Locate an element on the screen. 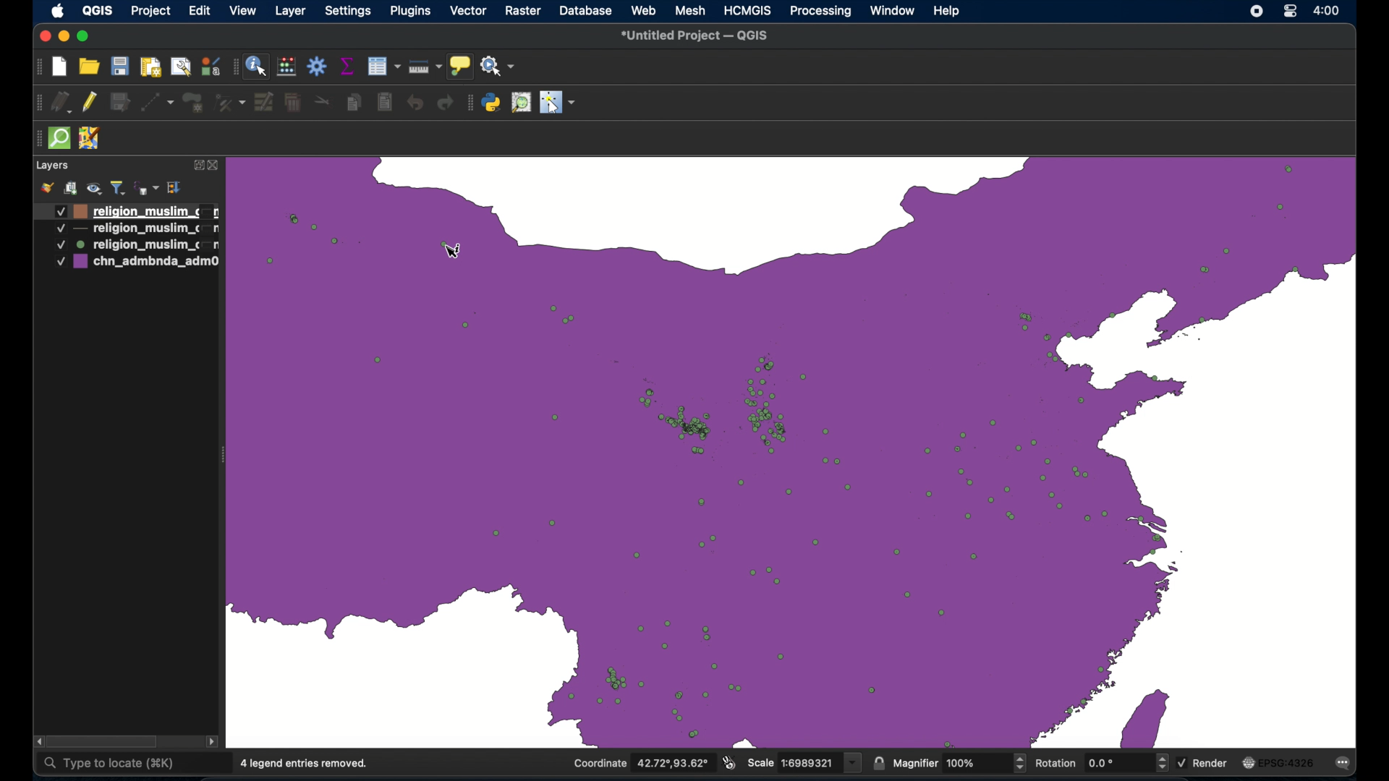 This screenshot has height=781, width=1389. open layout manager is located at coordinates (179, 67).